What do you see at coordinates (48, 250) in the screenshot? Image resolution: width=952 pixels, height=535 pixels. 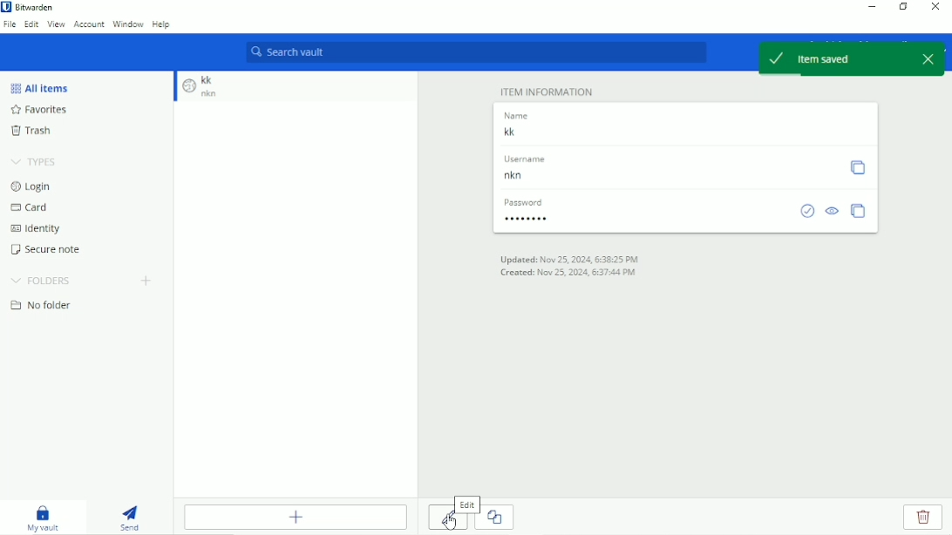 I see `Secure note` at bounding box center [48, 250].